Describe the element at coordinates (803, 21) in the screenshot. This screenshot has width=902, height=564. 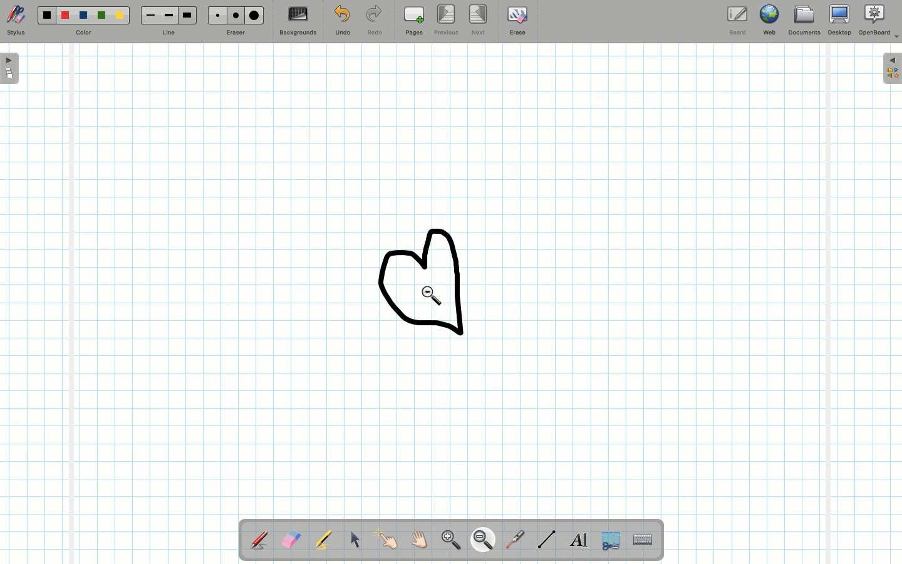
I see `Documents` at that location.